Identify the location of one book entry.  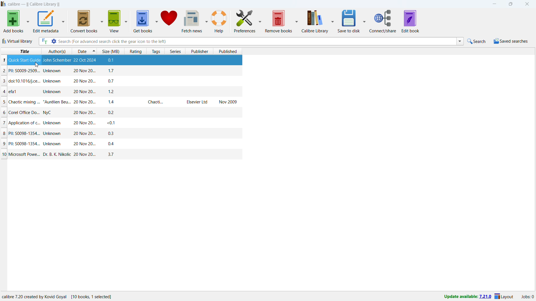
(120, 143).